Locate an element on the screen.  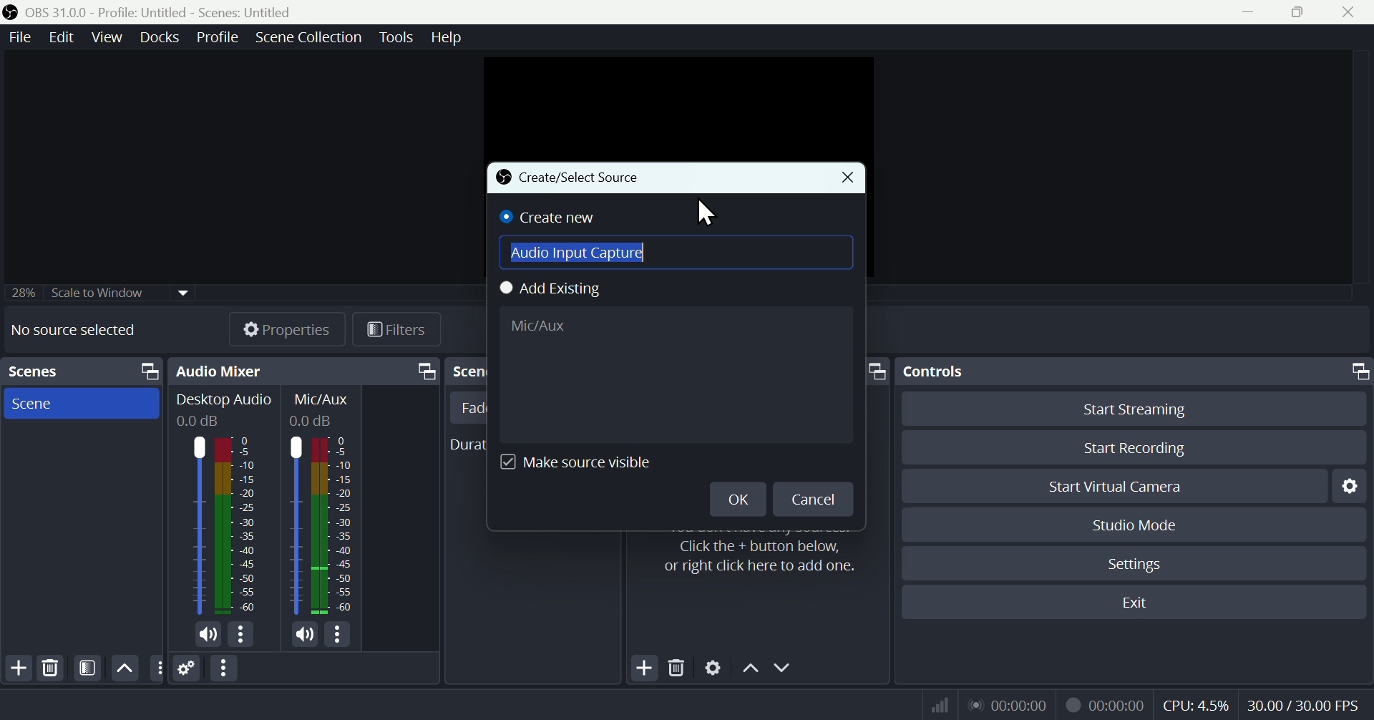
Start recording is located at coordinates (1136, 447).